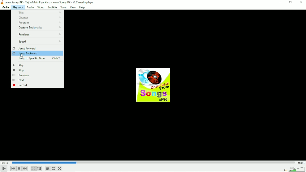 The height and width of the screenshot is (172, 306). I want to click on cursor, so click(22, 56).